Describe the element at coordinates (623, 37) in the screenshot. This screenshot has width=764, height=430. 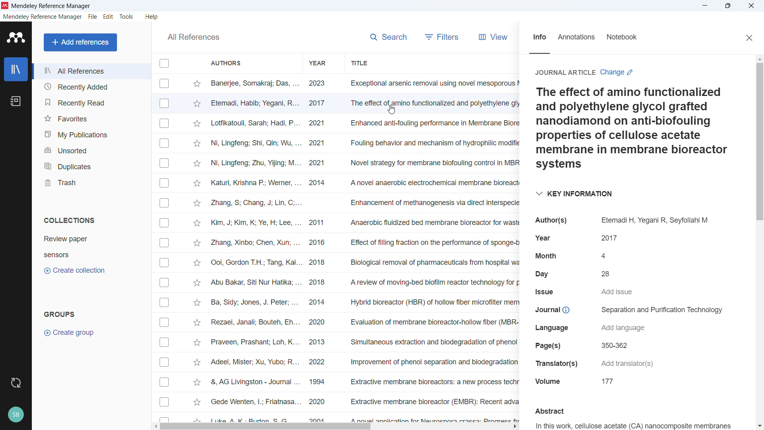
I see `Notebook ` at that location.